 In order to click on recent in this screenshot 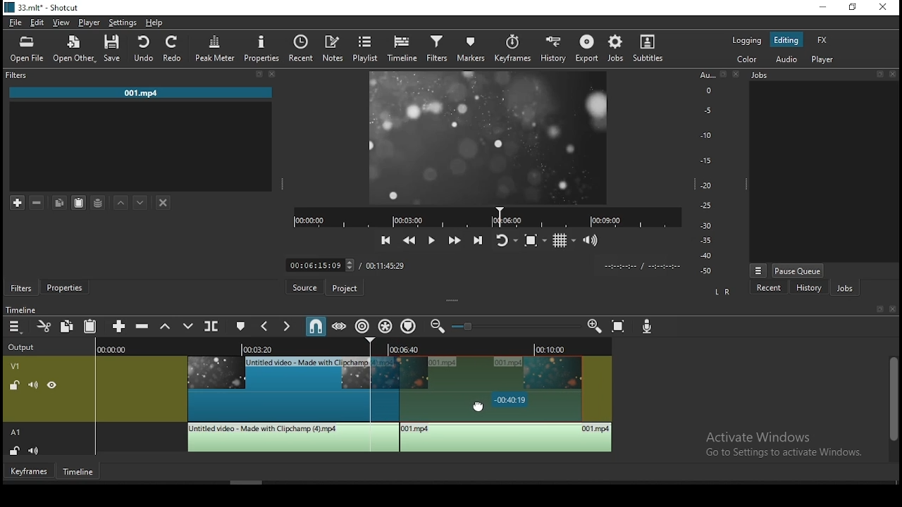, I will do `click(769, 288)`.